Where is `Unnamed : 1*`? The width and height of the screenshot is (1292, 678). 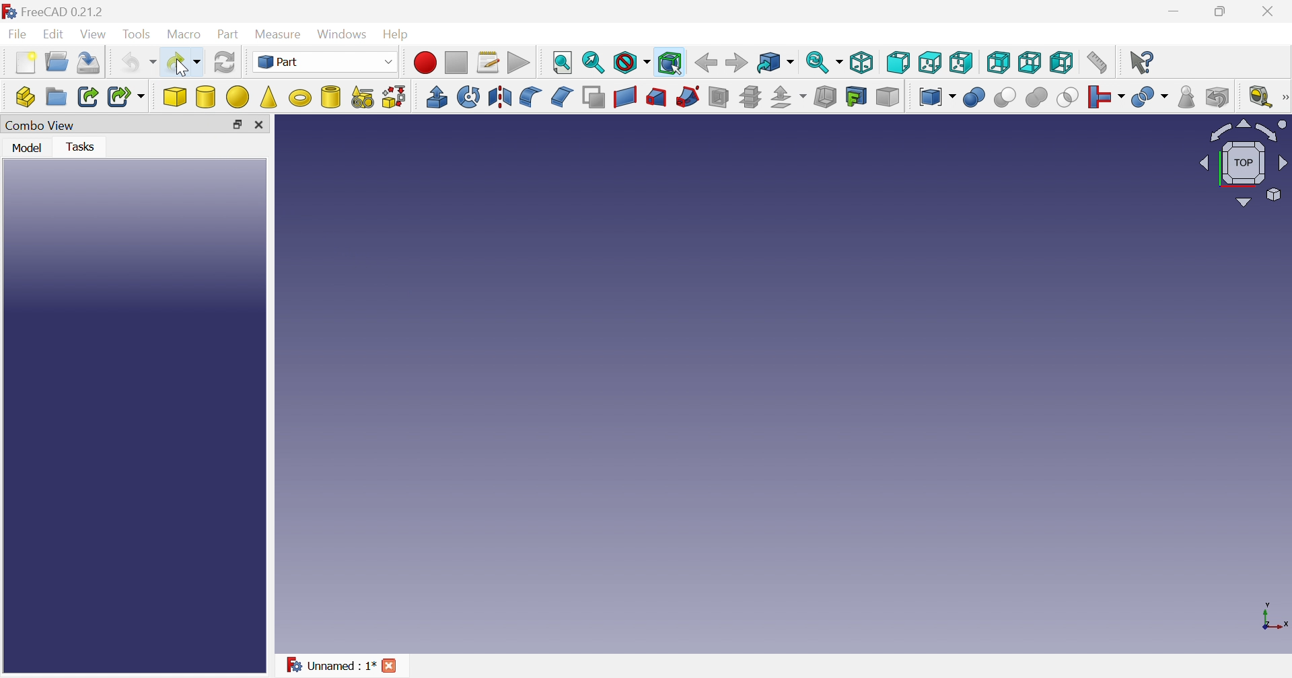 Unnamed : 1* is located at coordinates (330, 665).